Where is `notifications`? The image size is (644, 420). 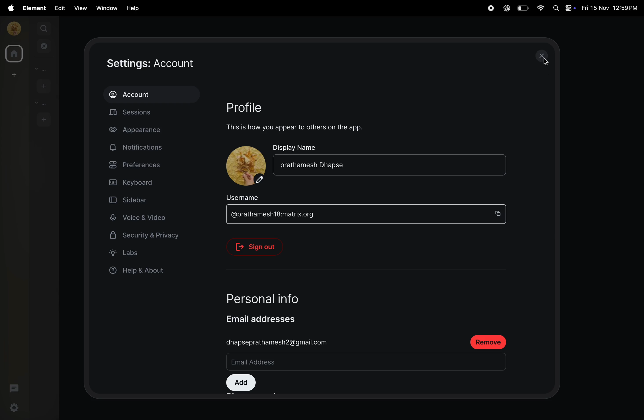
notifications is located at coordinates (139, 147).